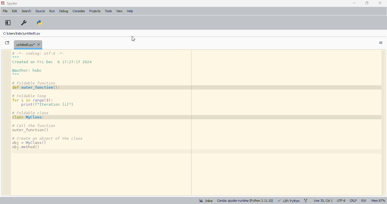 Image resolution: width=387 pixels, height=204 pixels. What do you see at coordinates (289, 201) in the screenshot?
I see `LSP: Python` at bounding box center [289, 201].